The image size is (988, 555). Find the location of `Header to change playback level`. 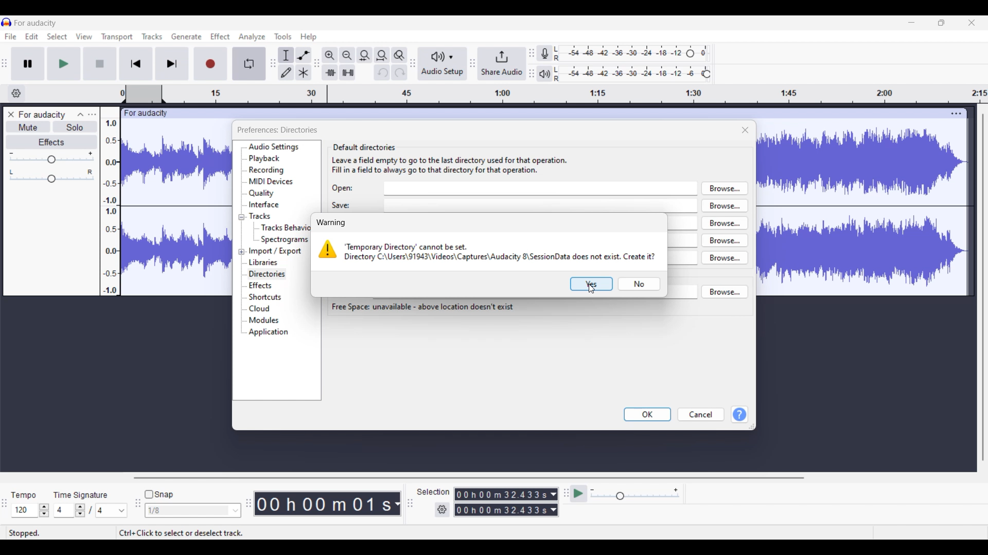

Header to change playback level is located at coordinates (707, 74).